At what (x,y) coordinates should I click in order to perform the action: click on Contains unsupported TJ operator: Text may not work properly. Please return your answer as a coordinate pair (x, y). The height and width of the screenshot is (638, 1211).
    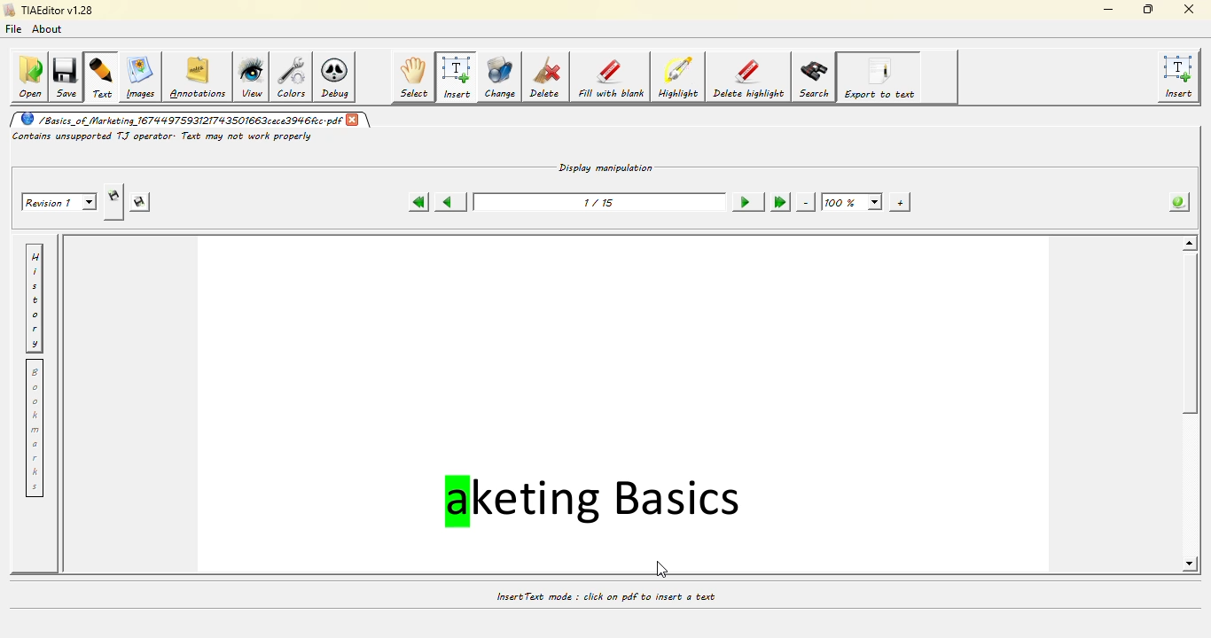
    Looking at the image, I should click on (163, 136).